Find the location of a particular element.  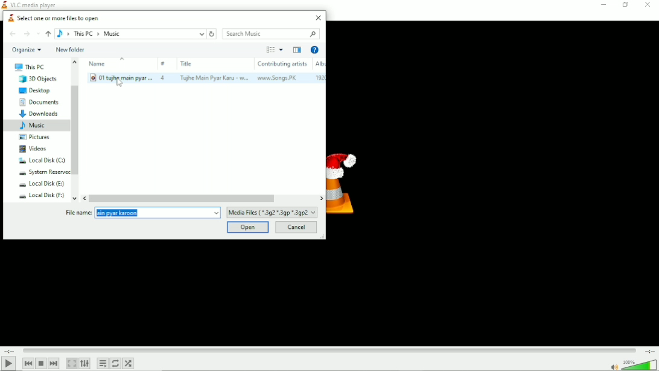

Play is located at coordinates (8, 364).